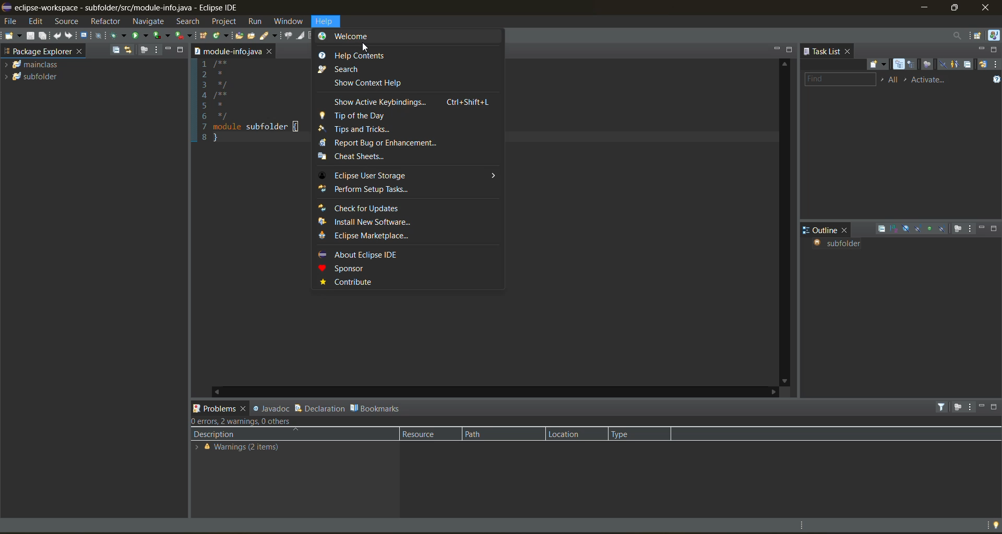  I want to click on metadata, so click(254, 421).